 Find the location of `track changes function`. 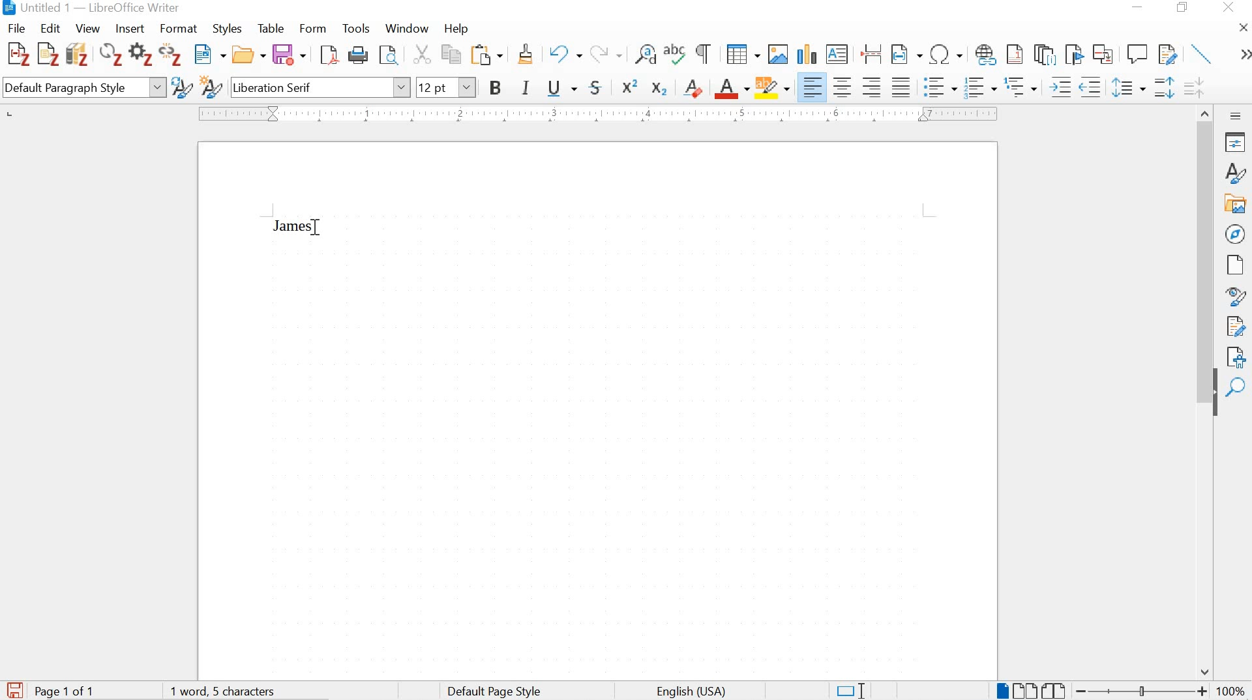

track changes function is located at coordinates (1165, 53).